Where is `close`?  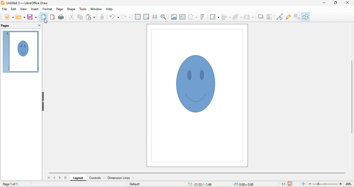
close is located at coordinates (348, 4).